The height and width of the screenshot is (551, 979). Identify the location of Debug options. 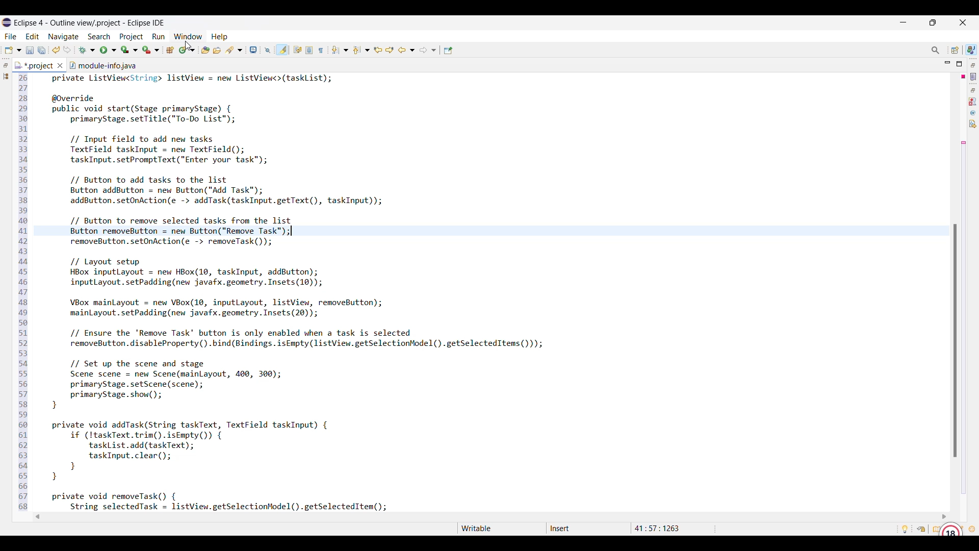
(87, 51).